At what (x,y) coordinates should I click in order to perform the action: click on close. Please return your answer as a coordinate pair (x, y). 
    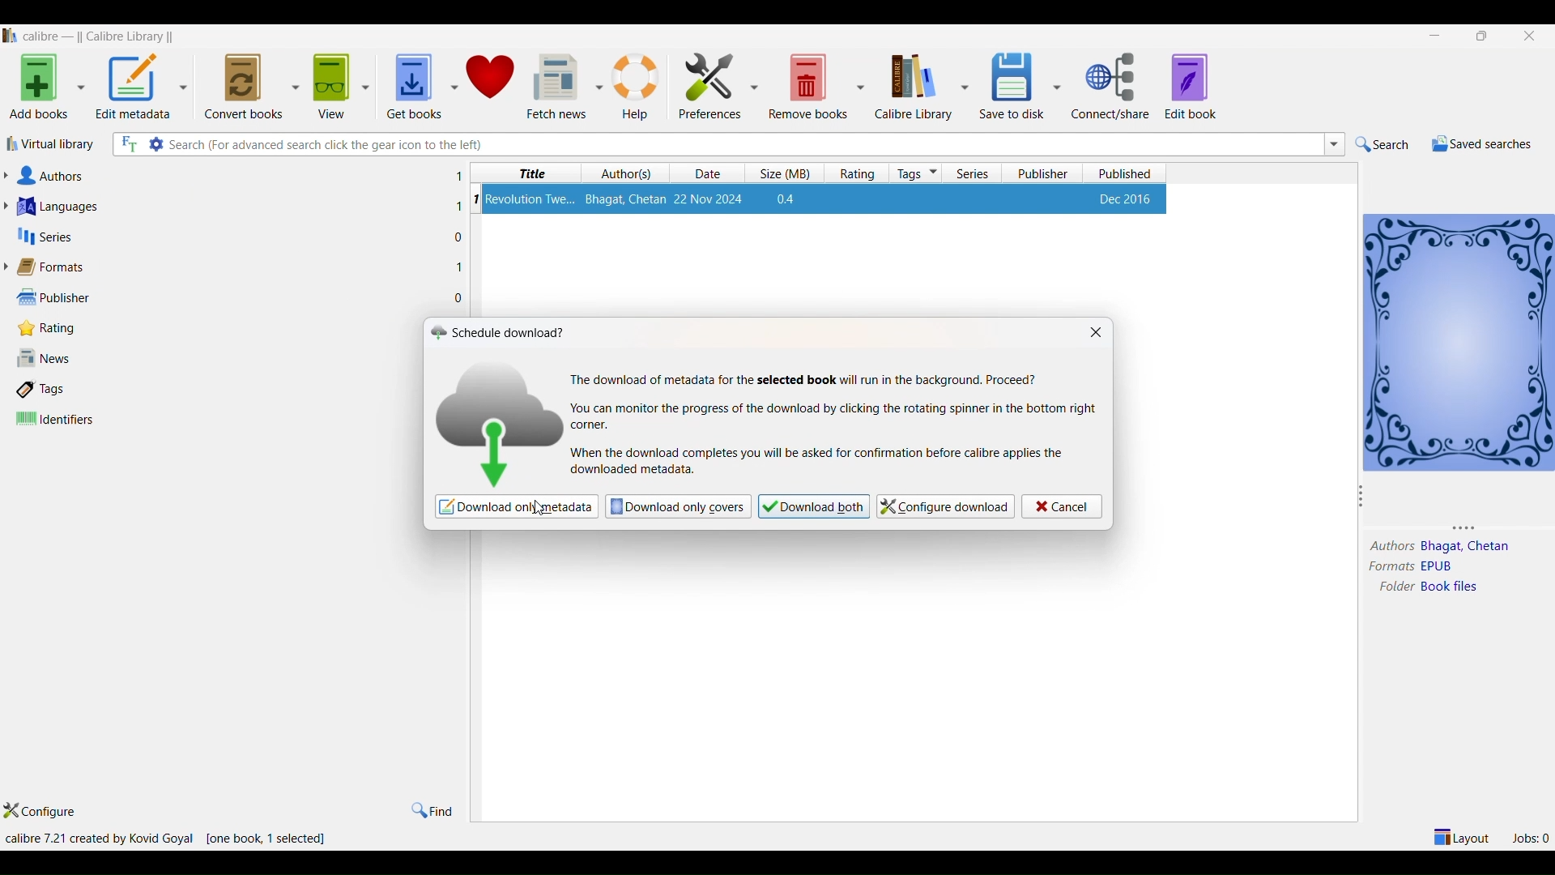
    Looking at the image, I should click on (1534, 37).